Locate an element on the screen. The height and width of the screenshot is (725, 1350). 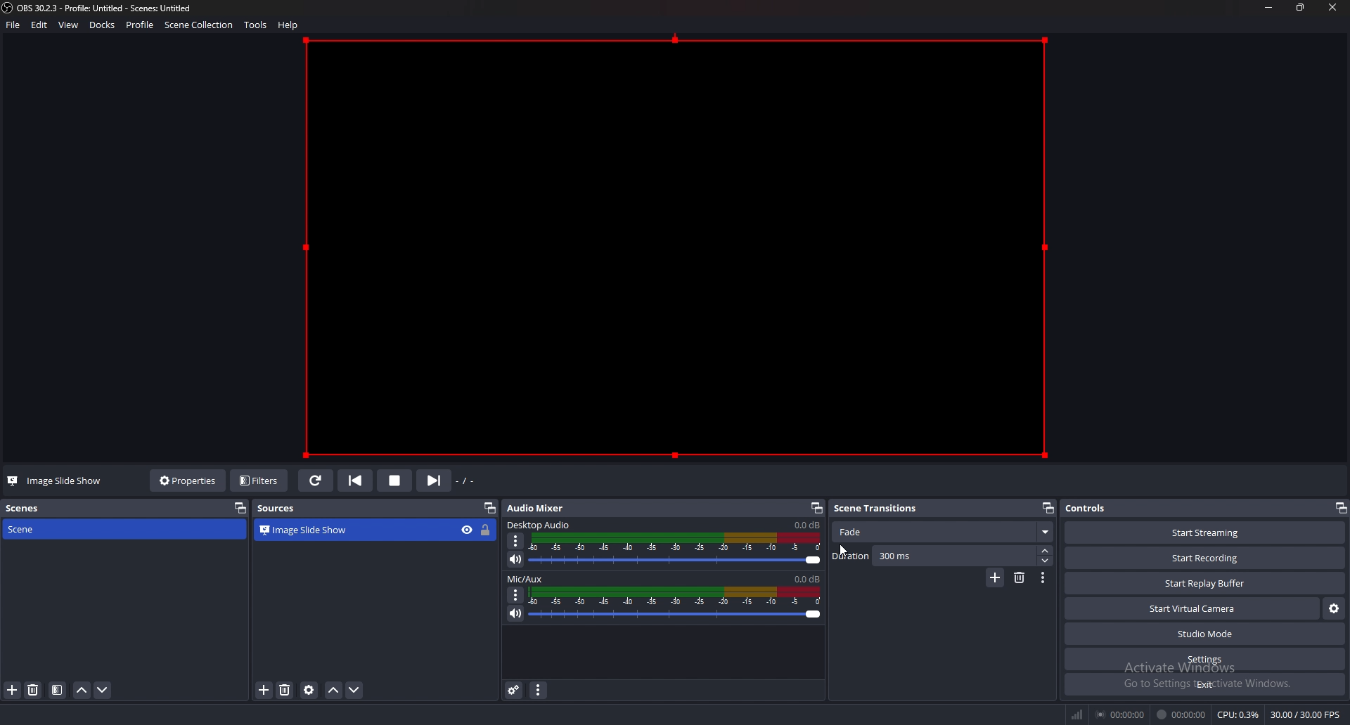
start replay buffer is located at coordinates (1206, 583).